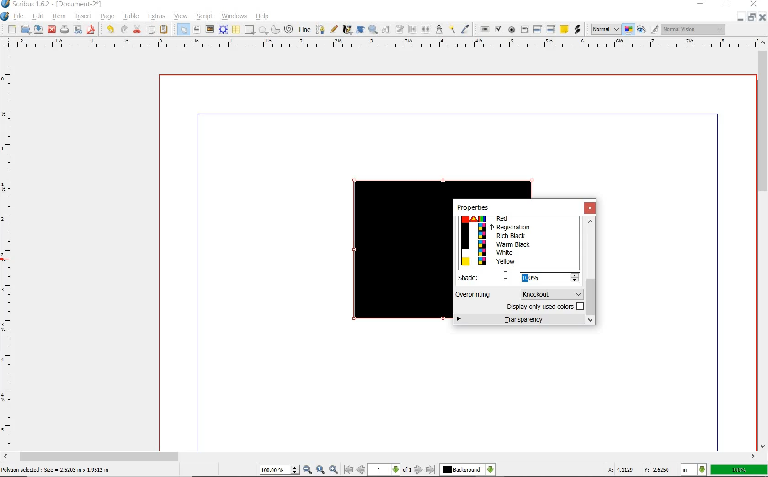 The height and width of the screenshot is (477, 768). What do you see at coordinates (475, 278) in the screenshot?
I see `Shade:` at bounding box center [475, 278].